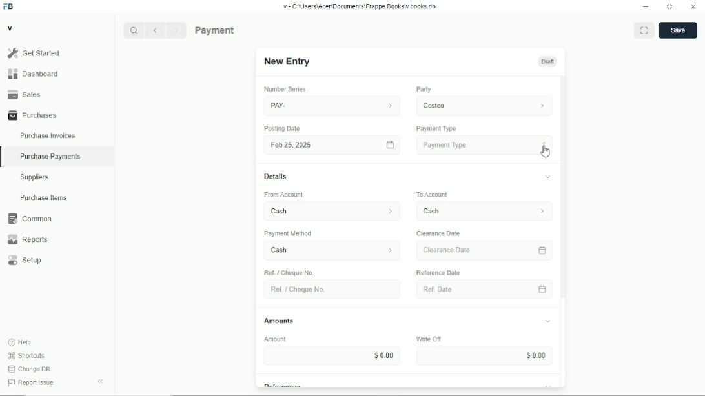 The width and height of the screenshot is (705, 396). What do you see at coordinates (281, 339) in the screenshot?
I see `Amount` at bounding box center [281, 339].